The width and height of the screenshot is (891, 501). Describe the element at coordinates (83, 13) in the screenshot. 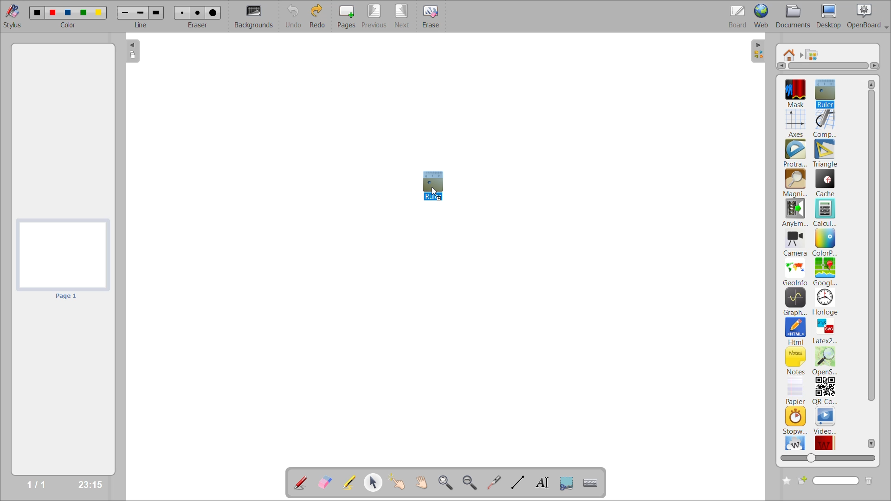

I see `color 4` at that location.